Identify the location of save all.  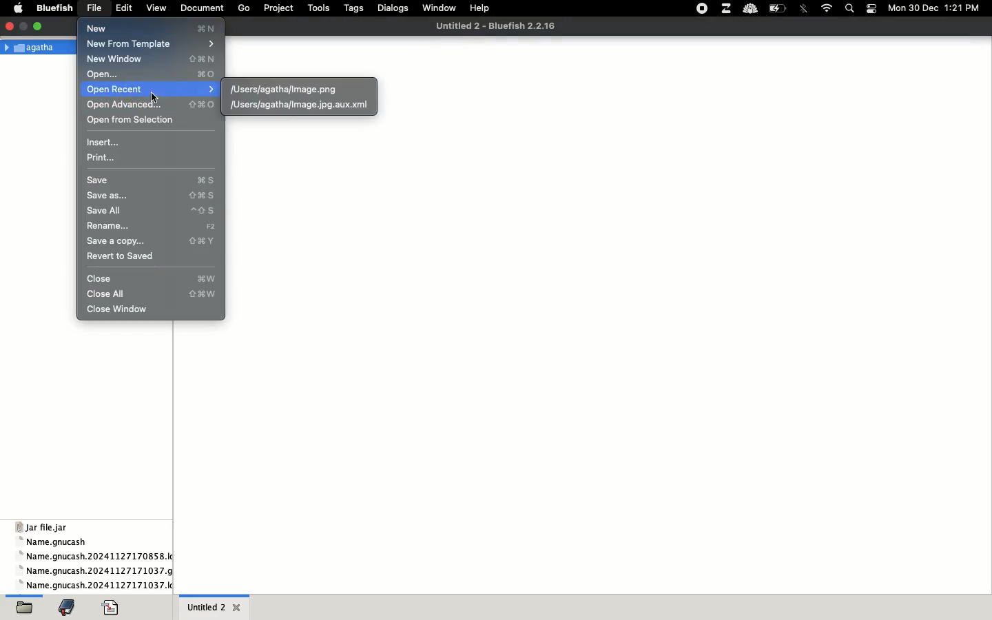
(151, 209).